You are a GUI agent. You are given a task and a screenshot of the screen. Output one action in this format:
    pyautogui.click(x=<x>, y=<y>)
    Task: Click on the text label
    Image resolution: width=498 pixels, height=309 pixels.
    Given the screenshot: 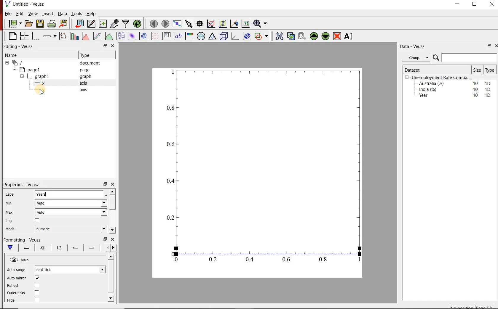 What is the action you would take?
    pyautogui.click(x=178, y=36)
    